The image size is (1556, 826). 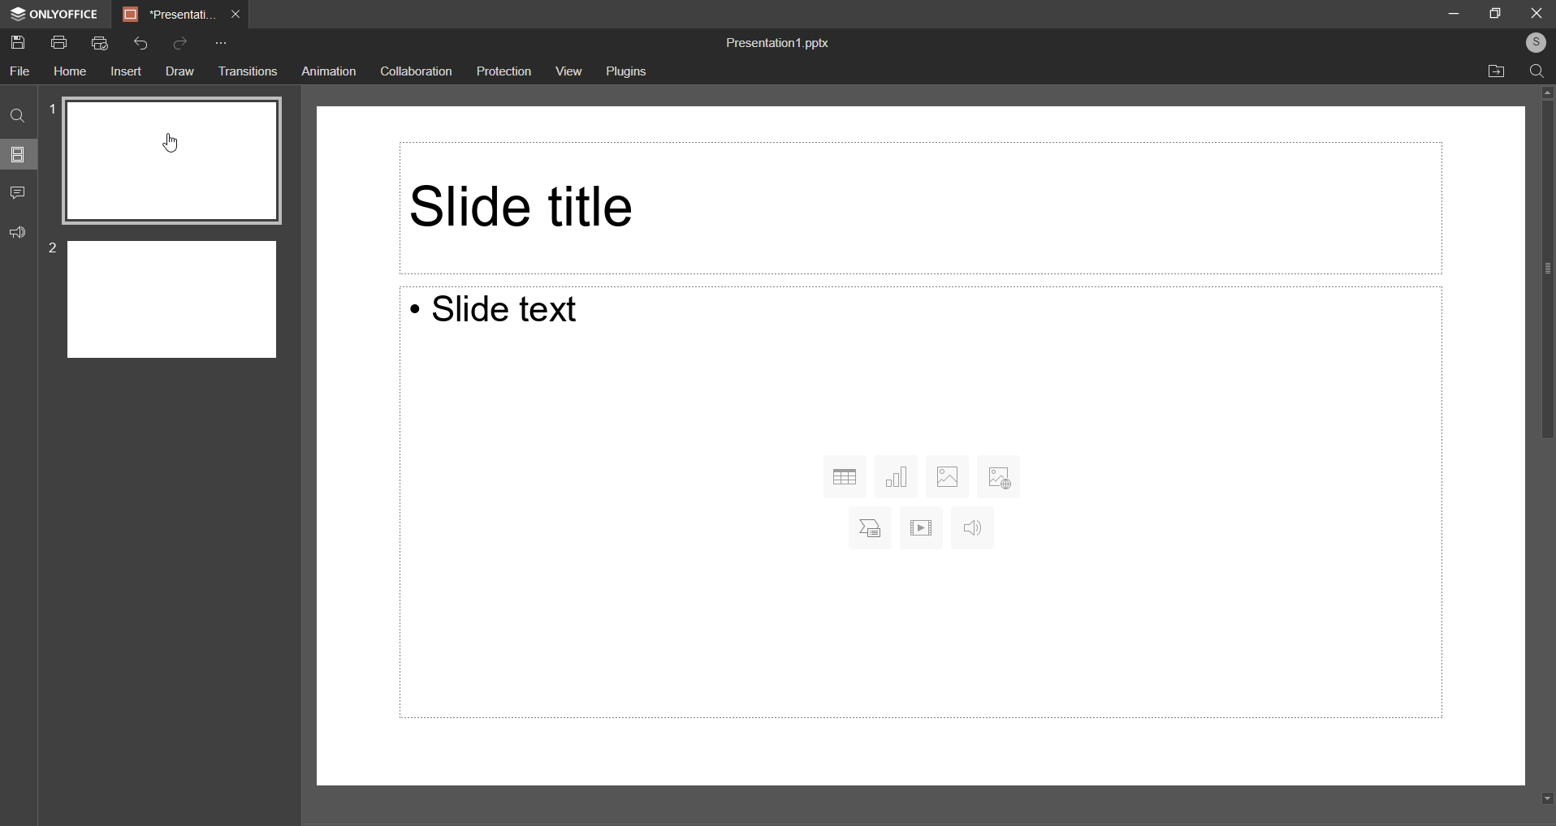 I want to click on Slide Text, so click(x=508, y=312).